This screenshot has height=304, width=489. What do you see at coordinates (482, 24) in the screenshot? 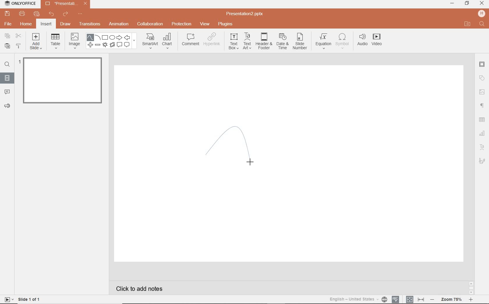
I see `FIND` at bounding box center [482, 24].